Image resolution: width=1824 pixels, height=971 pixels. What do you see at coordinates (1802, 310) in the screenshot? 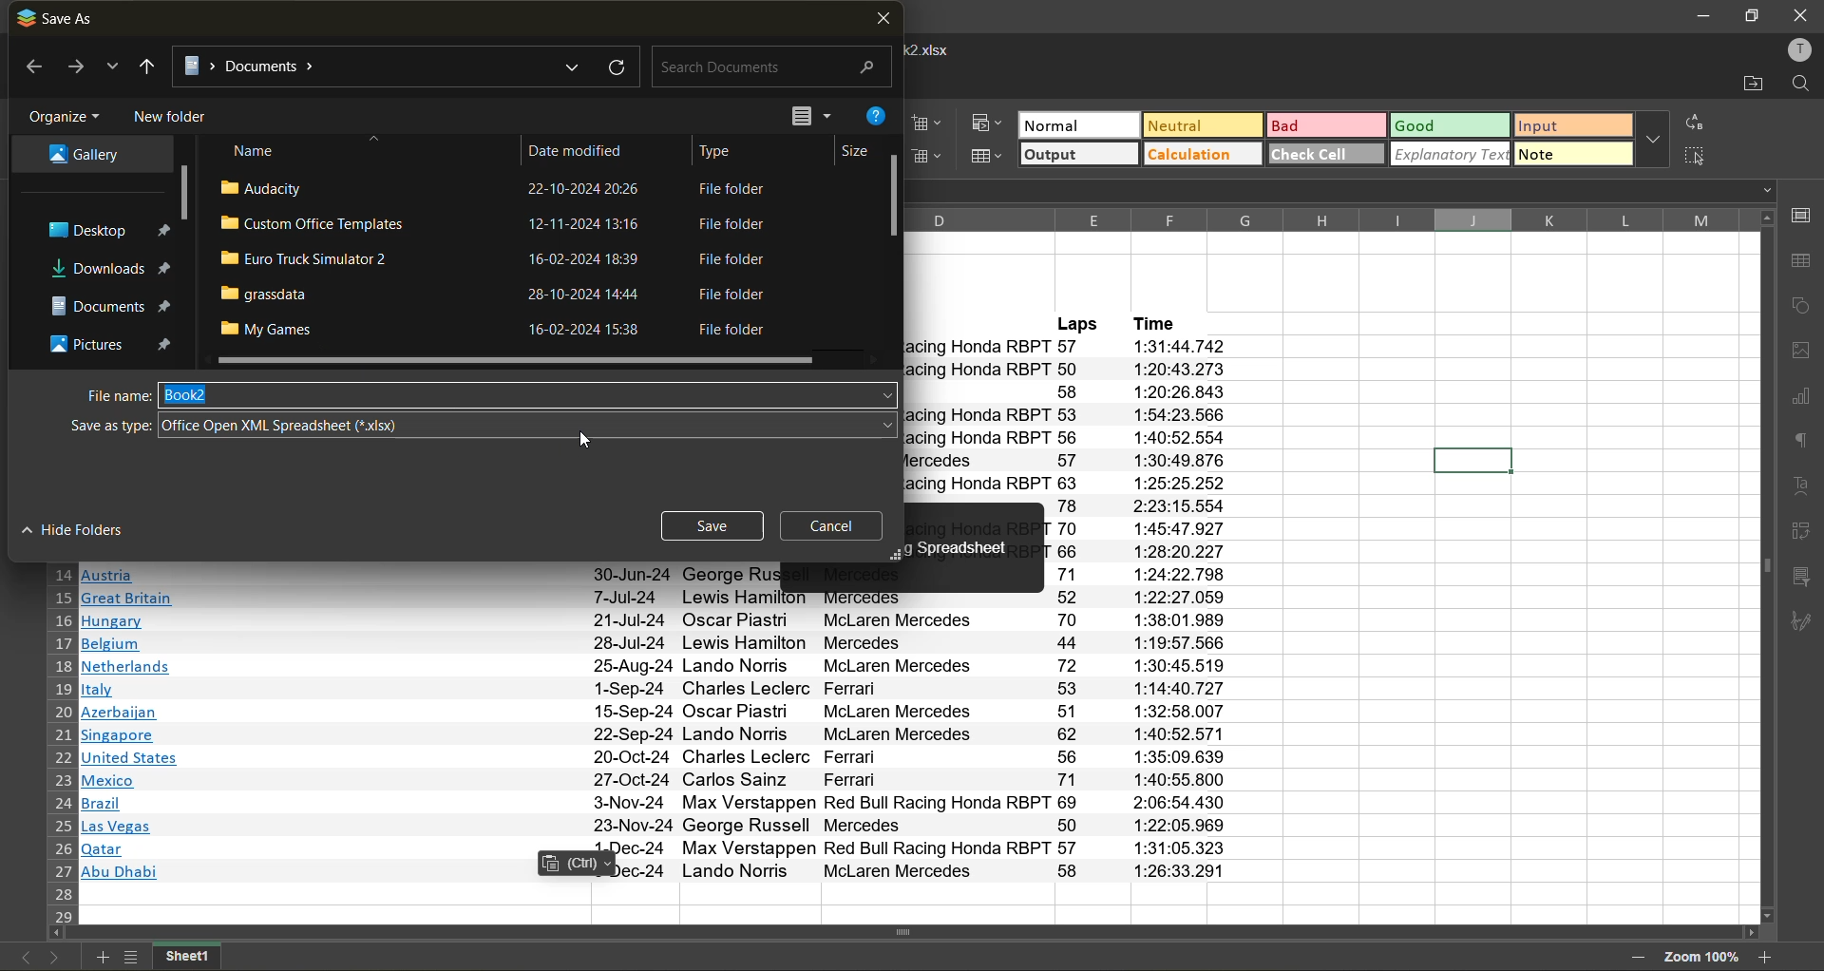
I see `shapes` at bounding box center [1802, 310].